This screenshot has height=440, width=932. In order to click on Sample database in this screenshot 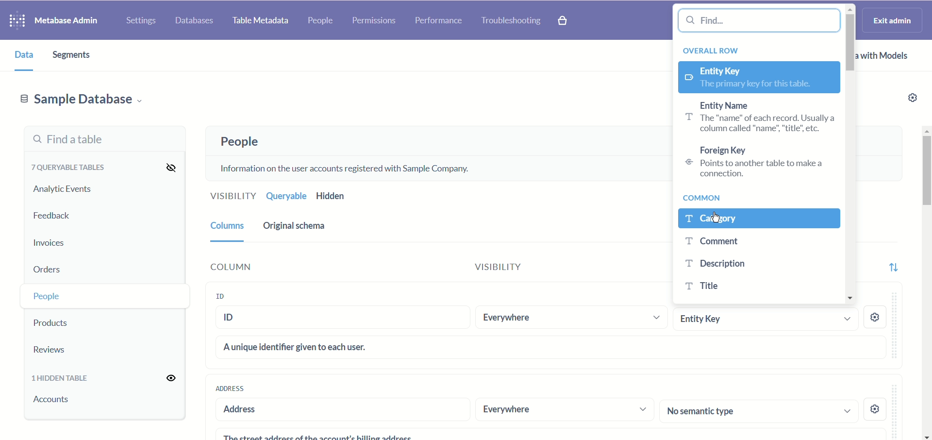, I will do `click(81, 99)`.